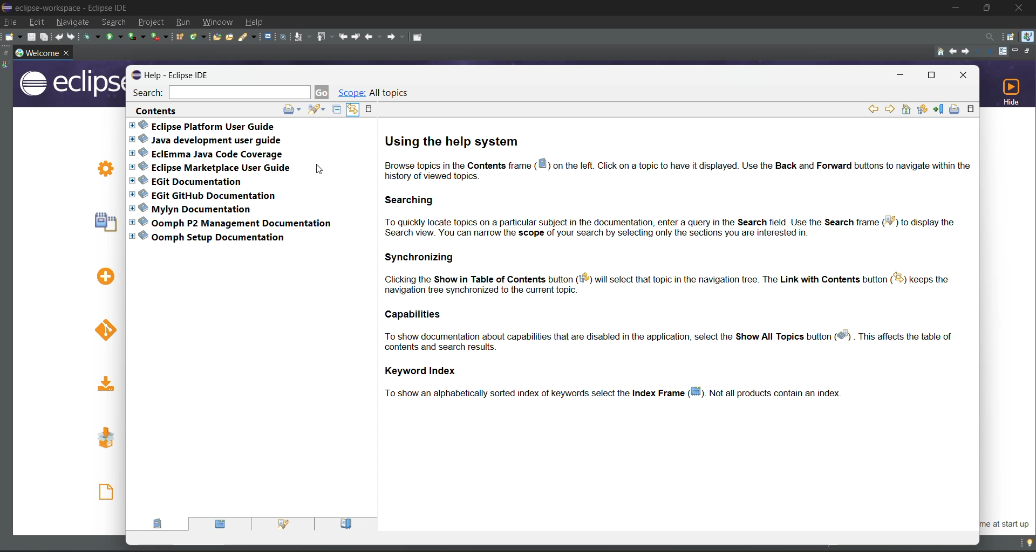 The height and width of the screenshot is (552, 1036). Describe the element at coordinates (956, 109) in the screenshot. I see `print` at that location.